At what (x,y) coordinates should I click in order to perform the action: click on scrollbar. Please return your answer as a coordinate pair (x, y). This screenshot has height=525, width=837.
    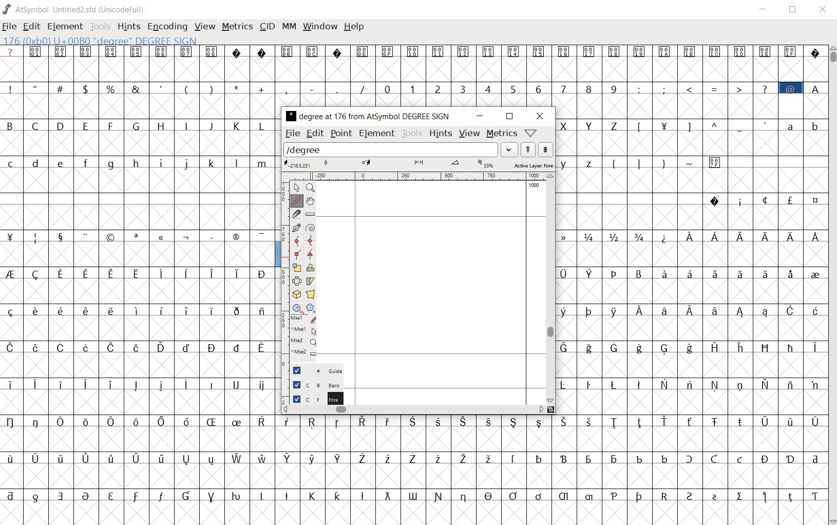
    Looking at the image, I should click on (413, 410).